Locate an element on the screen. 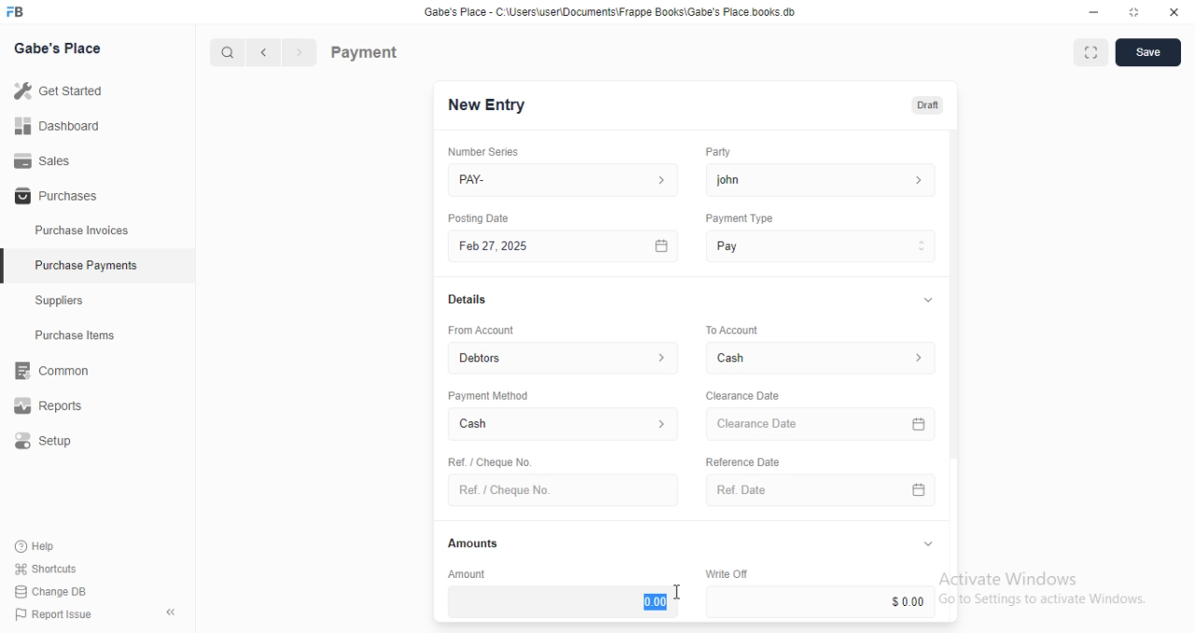  ‘Payment Method is located at coordinates (487, 395).